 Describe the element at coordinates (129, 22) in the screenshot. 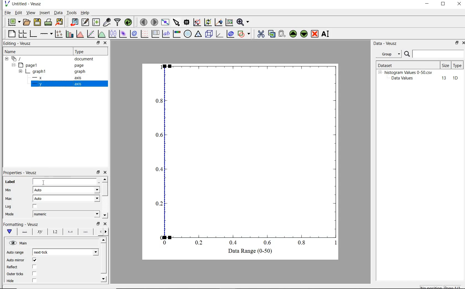

I see `reload linked datasets` at that location.